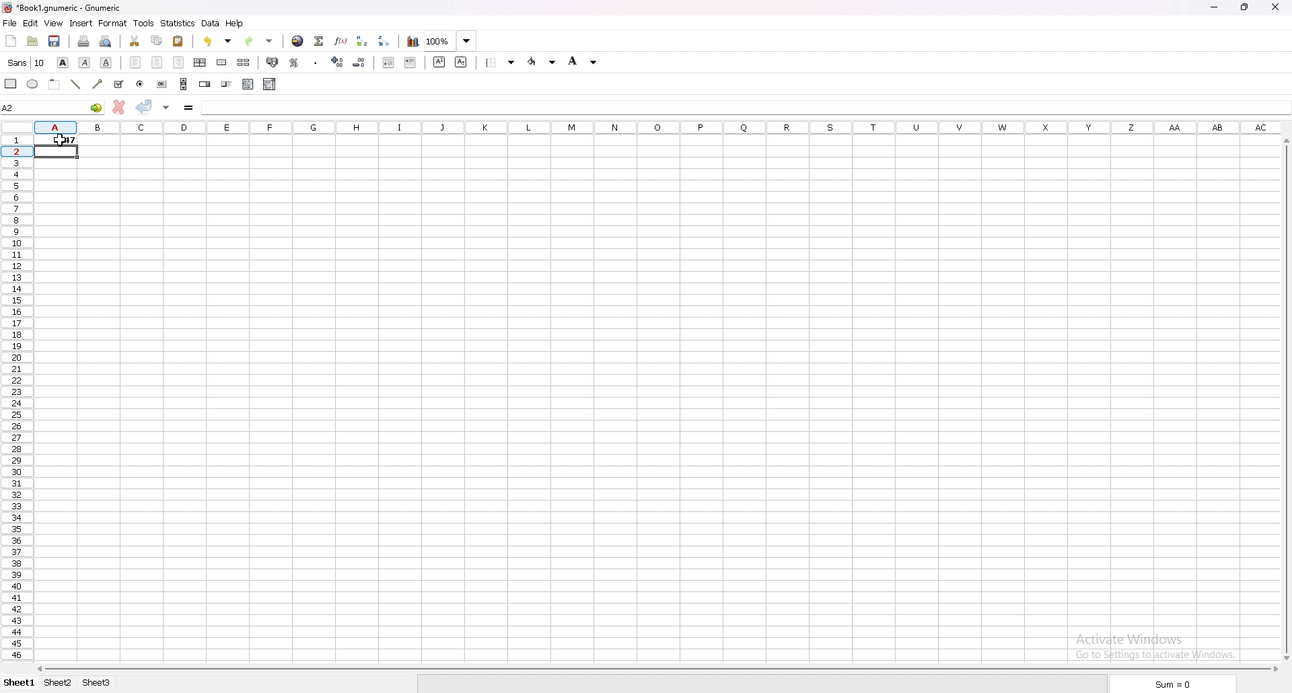 The image size is (1292, 693). Describe the element at coordinates (298, 41) in the screenshot. I see `hyperlink` at that location.